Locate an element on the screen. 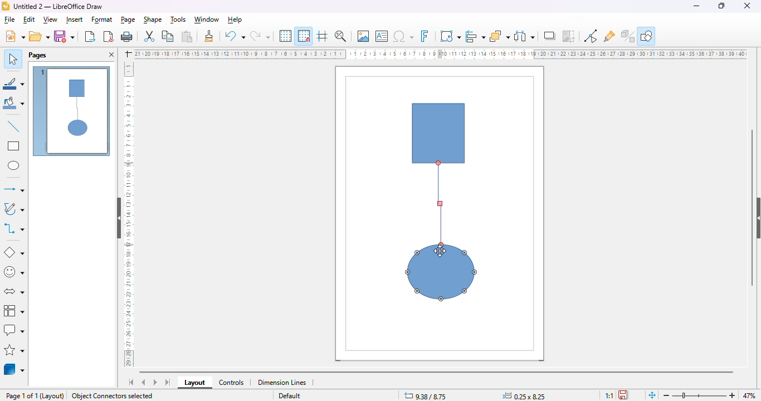 Image resolution: width=761 pixels, height=401 pixels. insert text box is located at coordinates (382, 36).